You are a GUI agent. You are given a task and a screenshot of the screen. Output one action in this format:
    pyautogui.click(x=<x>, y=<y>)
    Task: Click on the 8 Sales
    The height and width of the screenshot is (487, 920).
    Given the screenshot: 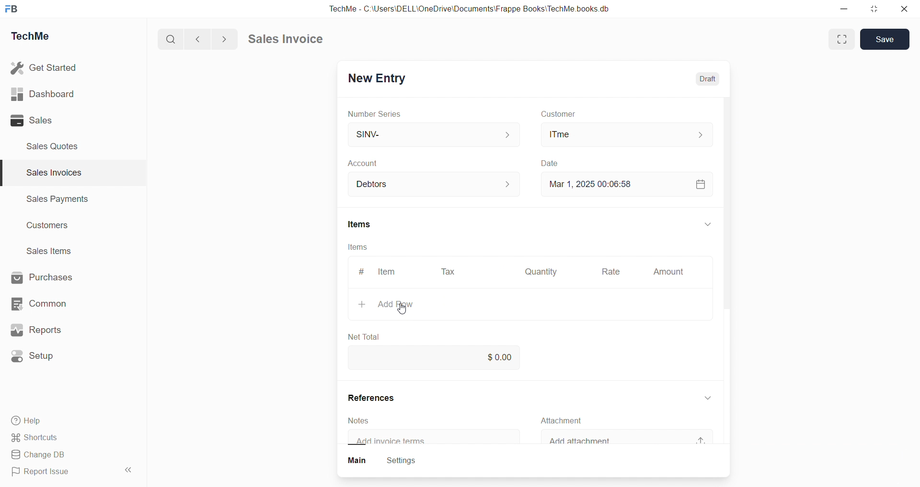 What is the action you would take?
    pyautogui.click(x=34, y=120)
    